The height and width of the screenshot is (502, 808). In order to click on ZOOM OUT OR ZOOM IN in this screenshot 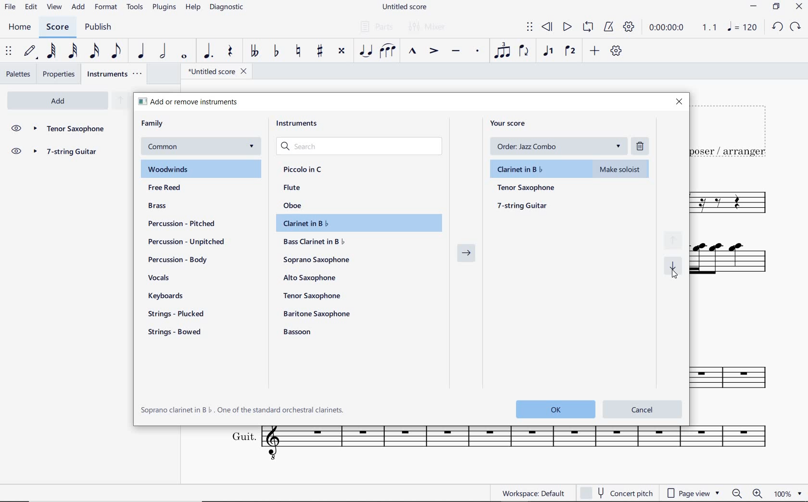, I will do `click(748, 493)`.